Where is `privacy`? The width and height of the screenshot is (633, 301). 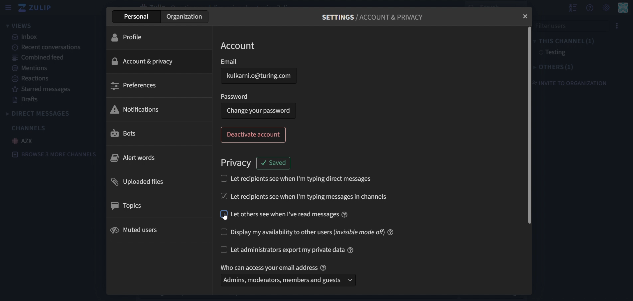
privacy is located at coordinates (237, 163).